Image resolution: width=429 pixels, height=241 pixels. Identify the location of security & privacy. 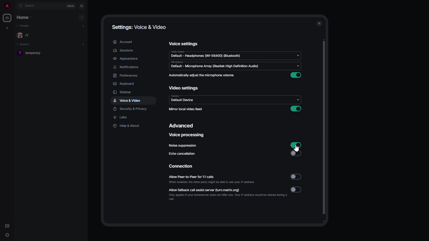
(131, 110).